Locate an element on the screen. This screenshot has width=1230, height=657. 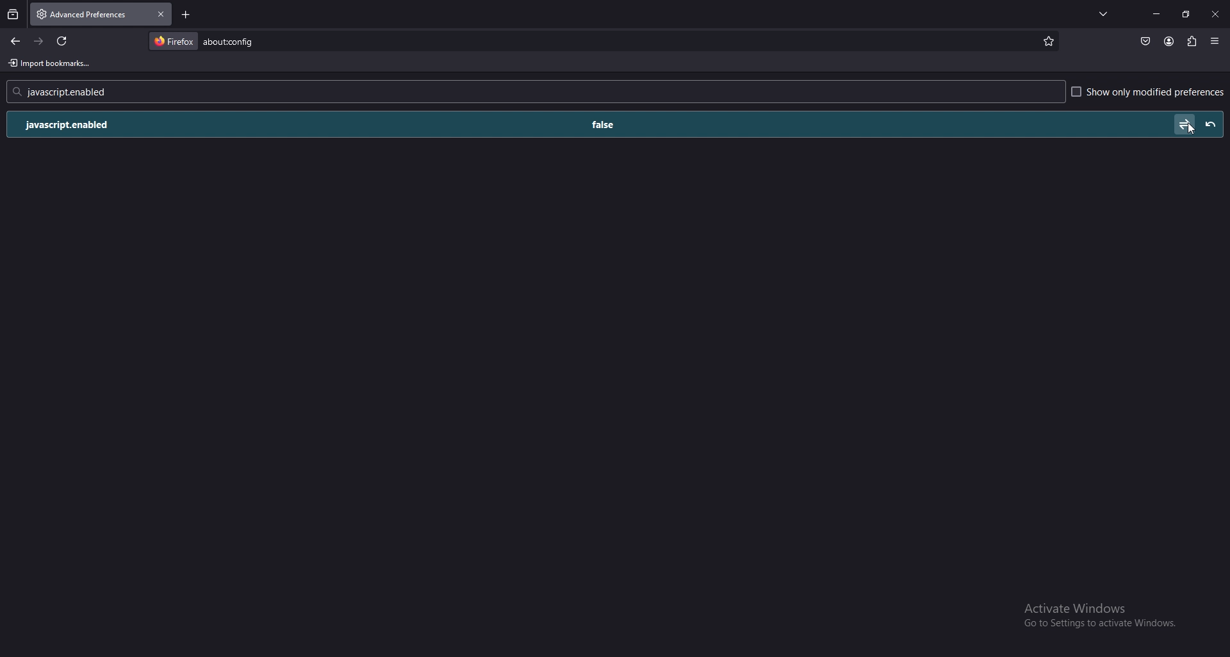
back is located at coordinates (15, 42).